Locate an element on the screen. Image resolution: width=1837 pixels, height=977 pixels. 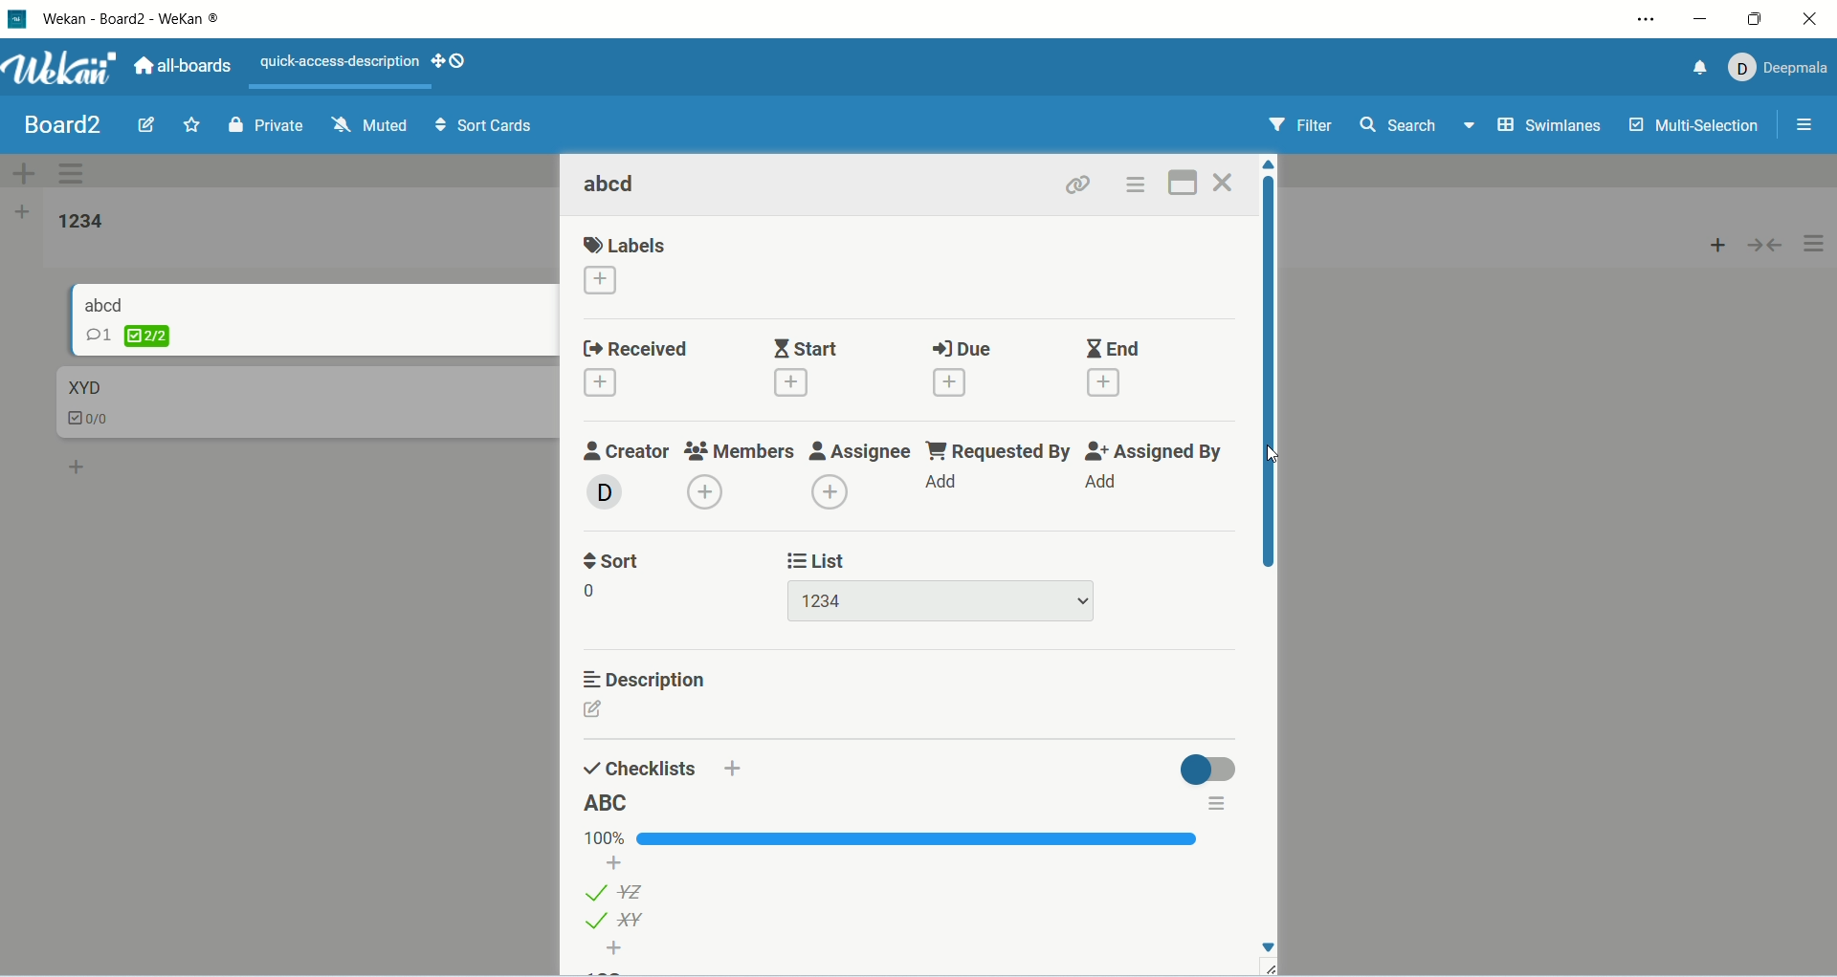
logo is located at coordinates (15, 20).